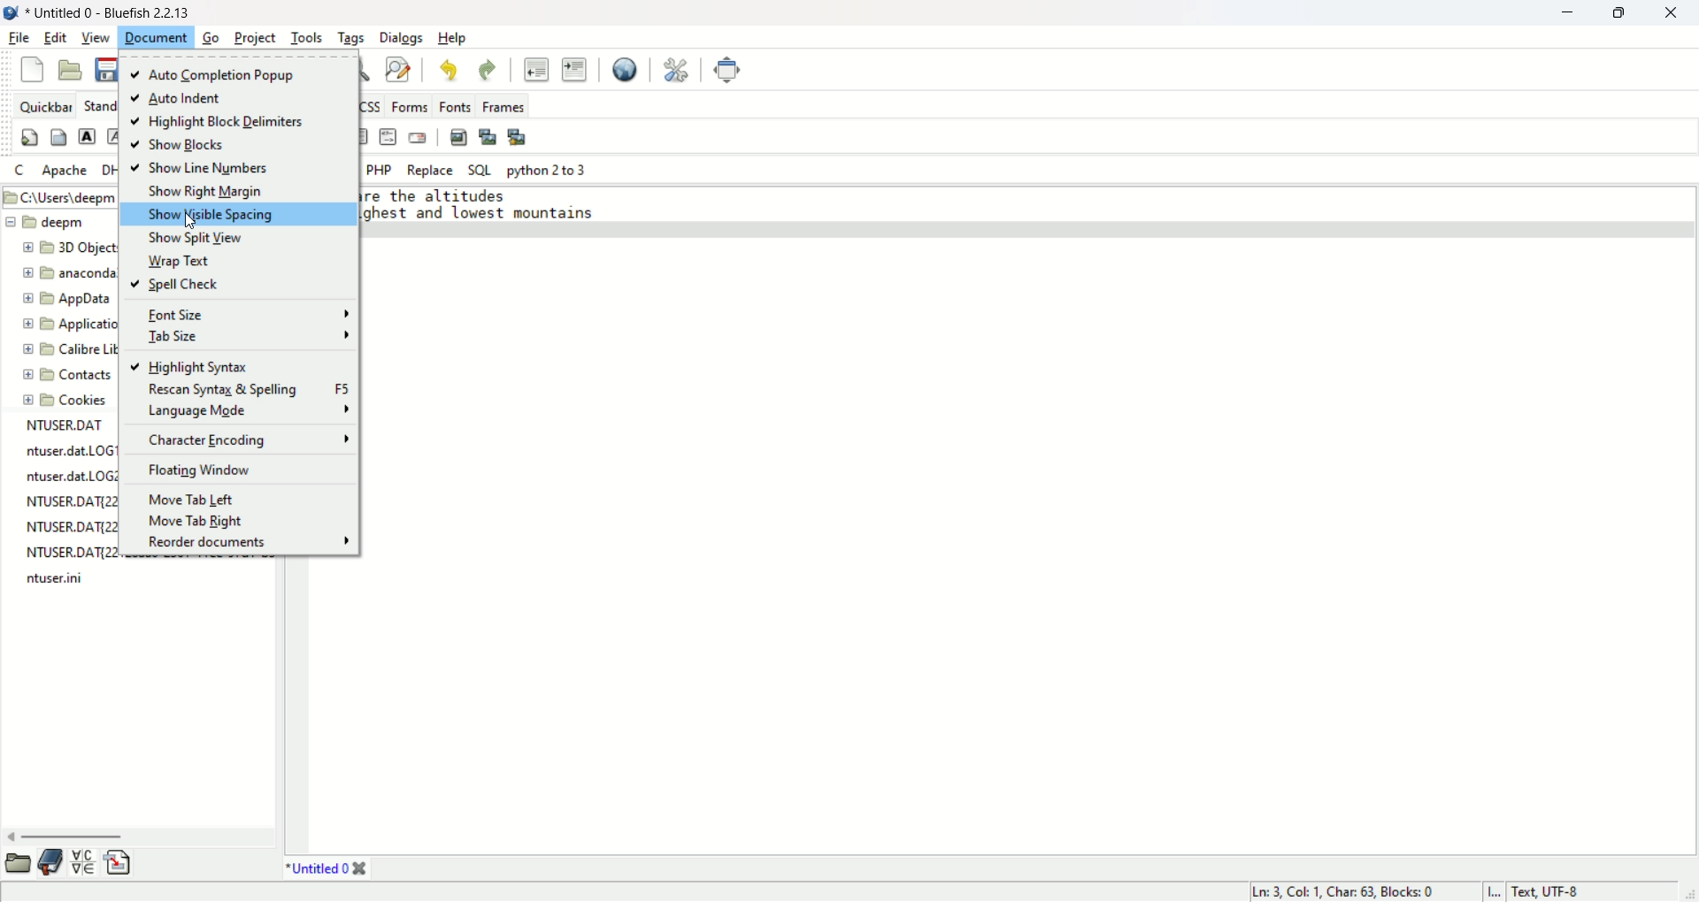 This screenshot has width=1699, height=902. Describe the element at coordinates (178, 284) in the screenshot. I see `spell check` at that location.